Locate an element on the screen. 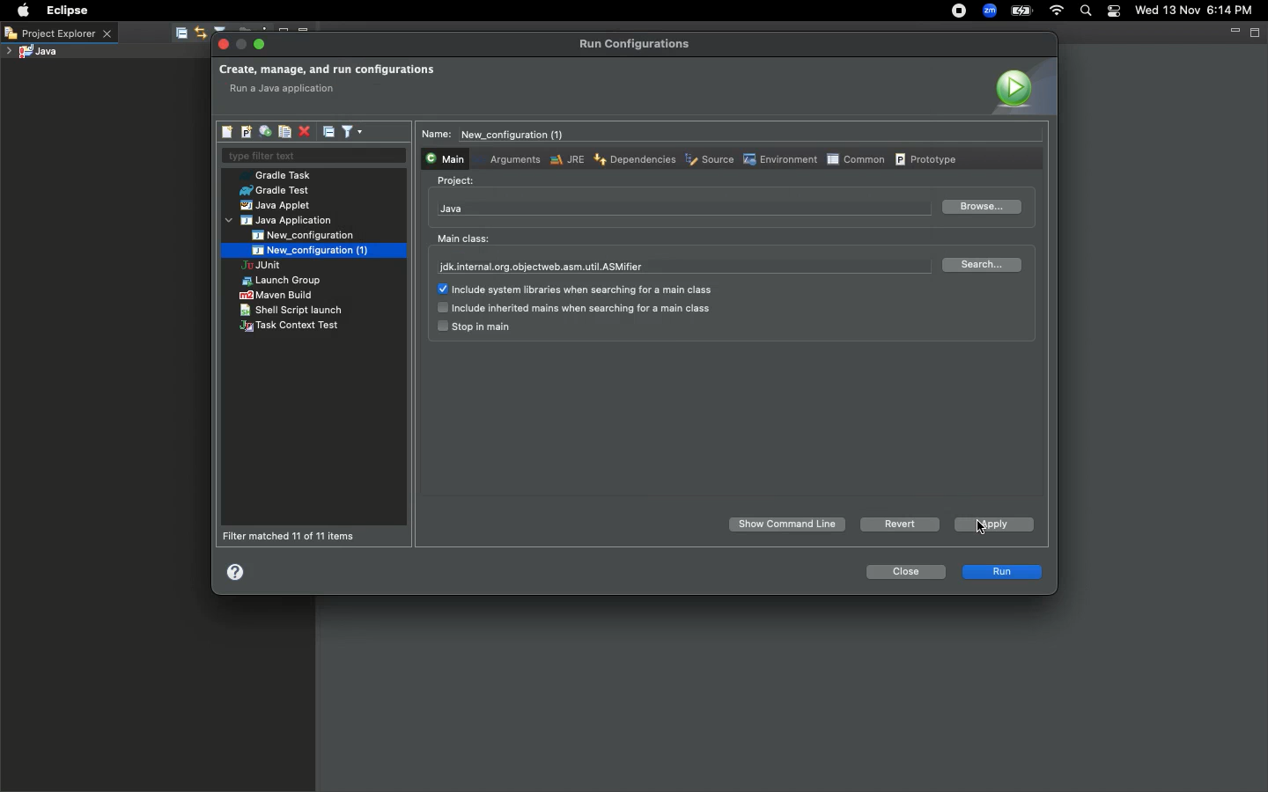 The height and width of the screenshot is (792, 1268). Maximize is located at coordinates (261, 44).